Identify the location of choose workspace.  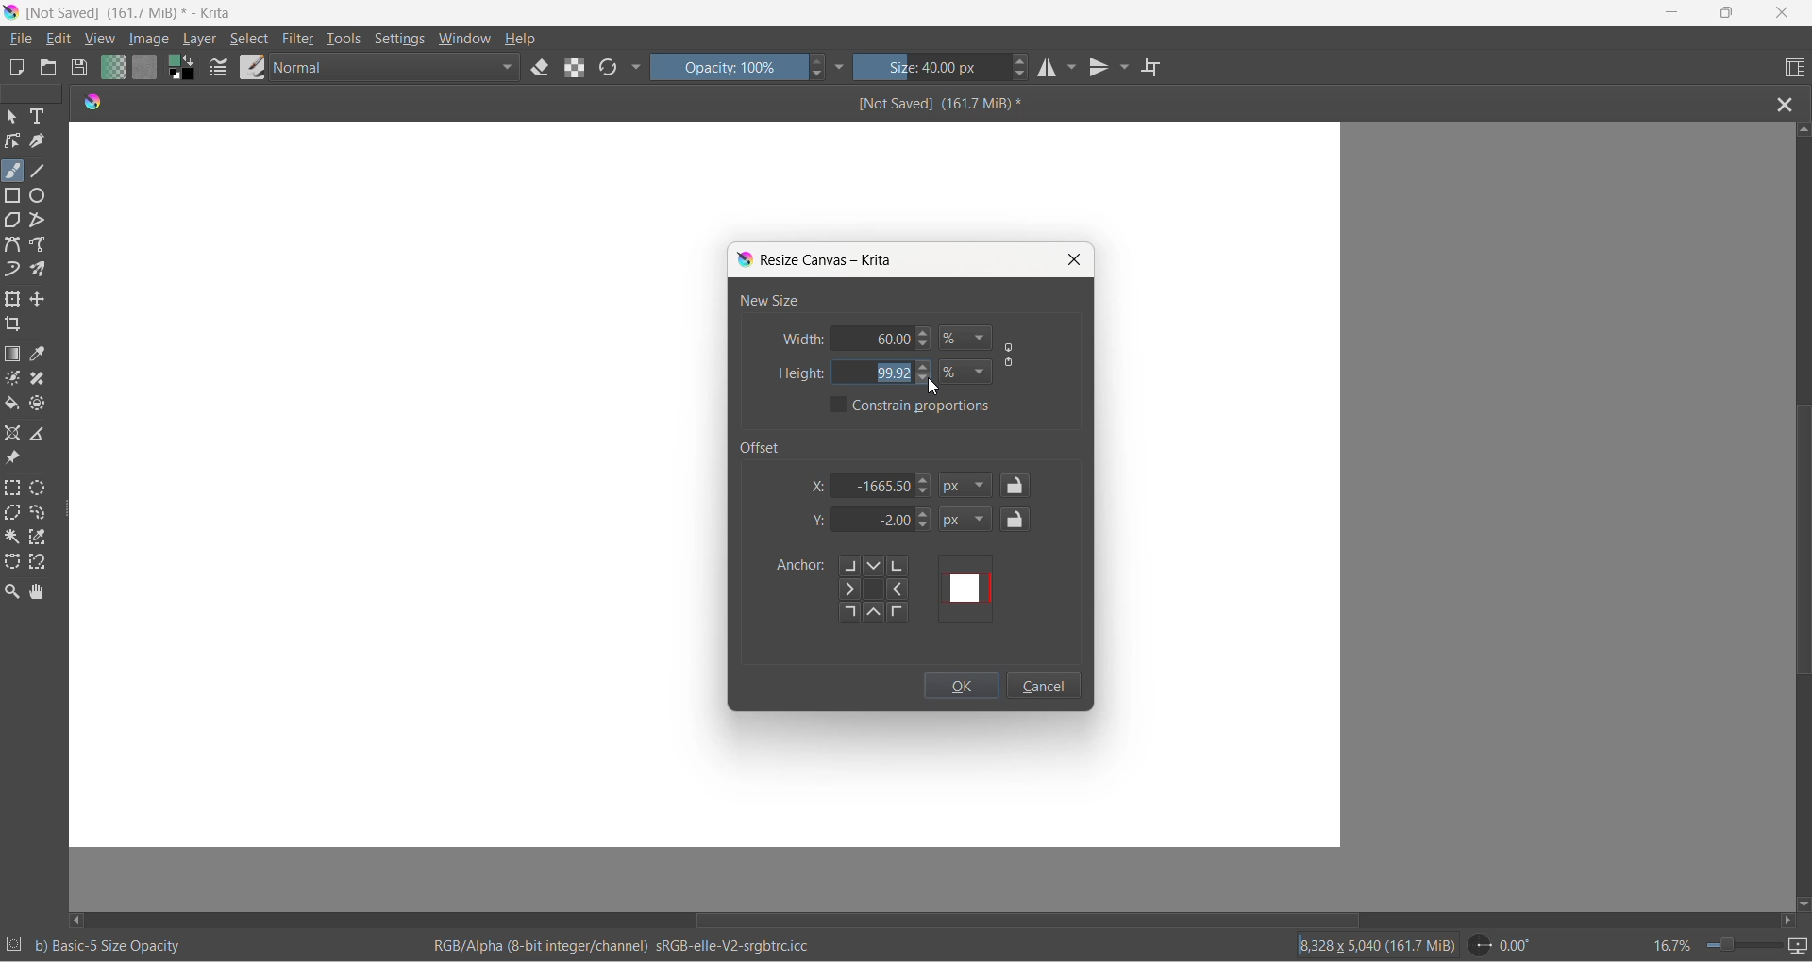
(1791, 69).